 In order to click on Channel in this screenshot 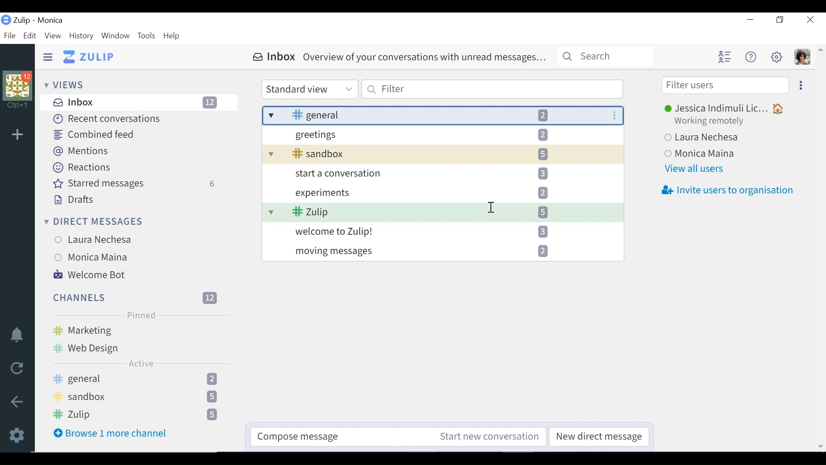, I will do `click(136, 298)`.